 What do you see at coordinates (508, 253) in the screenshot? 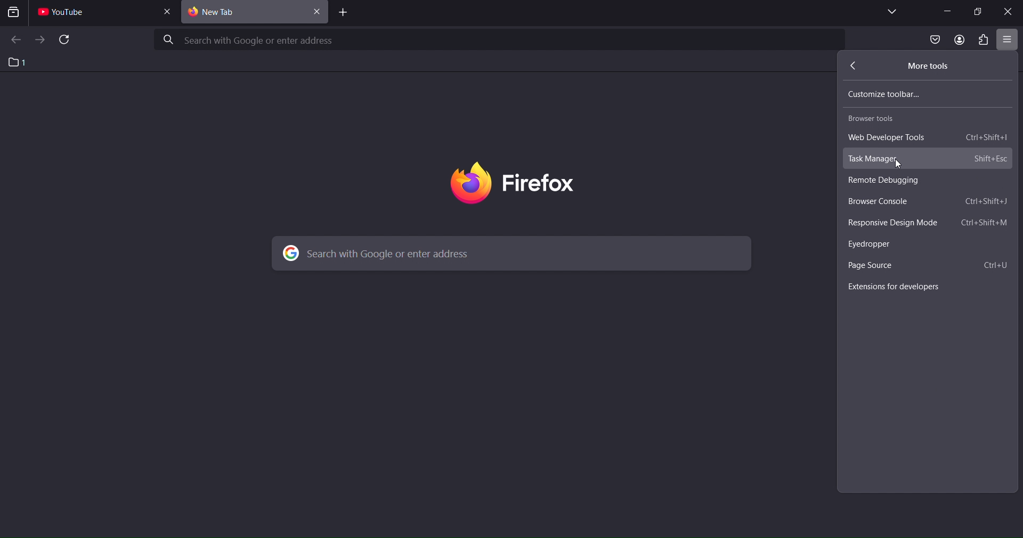
I see `search with Google or enter address` at bounding box center [508, 253].